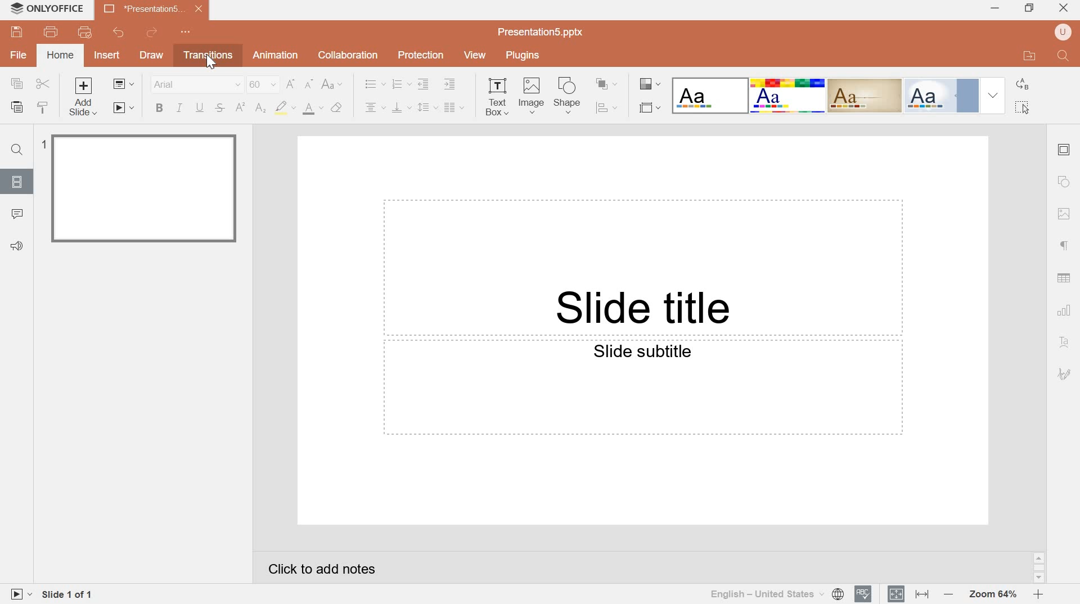  What do you see at coordinates (1064, 7) in the screenshot?
I see `close` at bounding box center [1064, 7].